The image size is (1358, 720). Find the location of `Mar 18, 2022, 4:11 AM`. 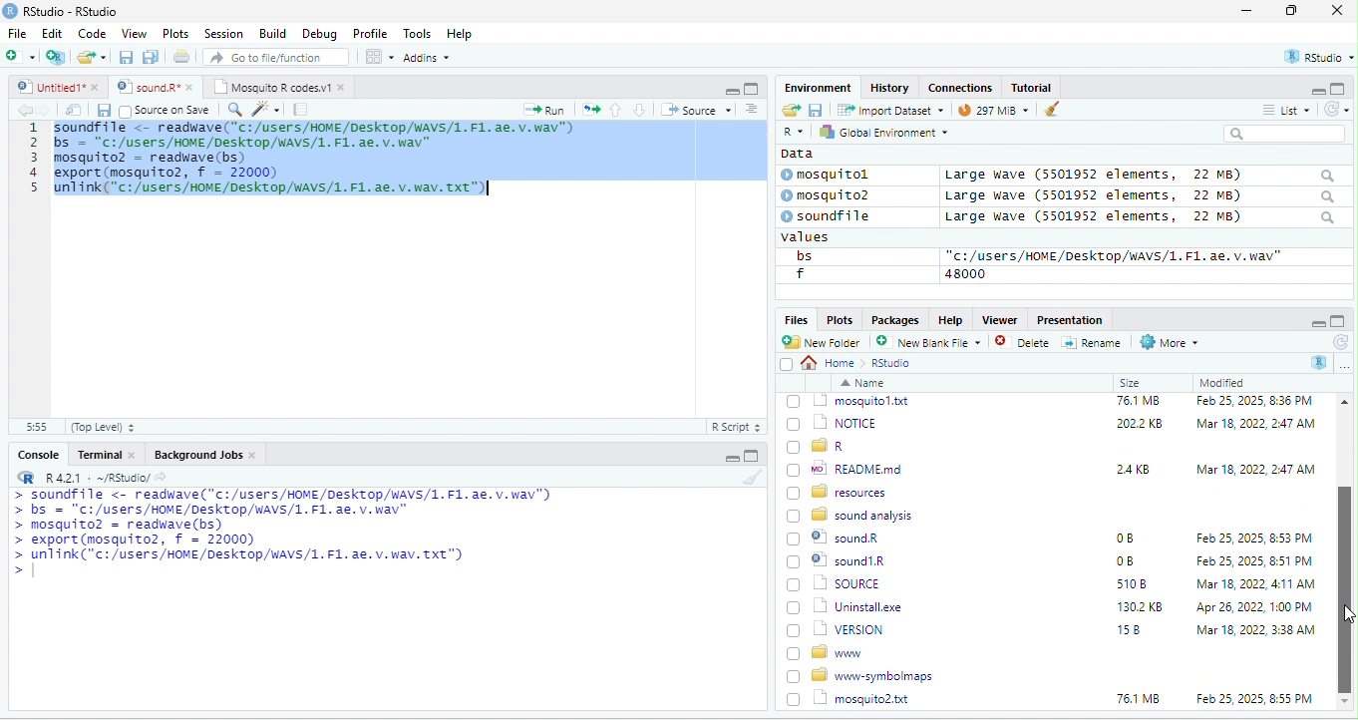

Mar 18, 2022, 4:11 AM is located at coordinates (1254, 679).